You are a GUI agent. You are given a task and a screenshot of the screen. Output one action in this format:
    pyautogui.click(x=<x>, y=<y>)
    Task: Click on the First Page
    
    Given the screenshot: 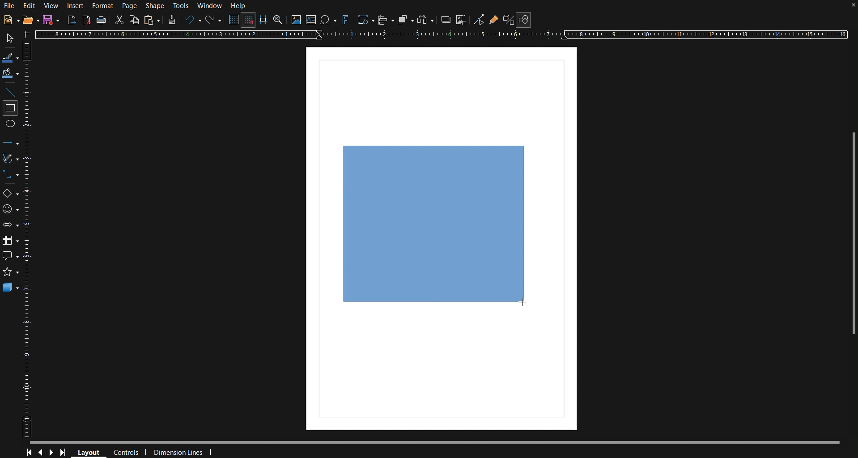 What is the action you would take?
    pyautogui.click(x=28, y=453)
    